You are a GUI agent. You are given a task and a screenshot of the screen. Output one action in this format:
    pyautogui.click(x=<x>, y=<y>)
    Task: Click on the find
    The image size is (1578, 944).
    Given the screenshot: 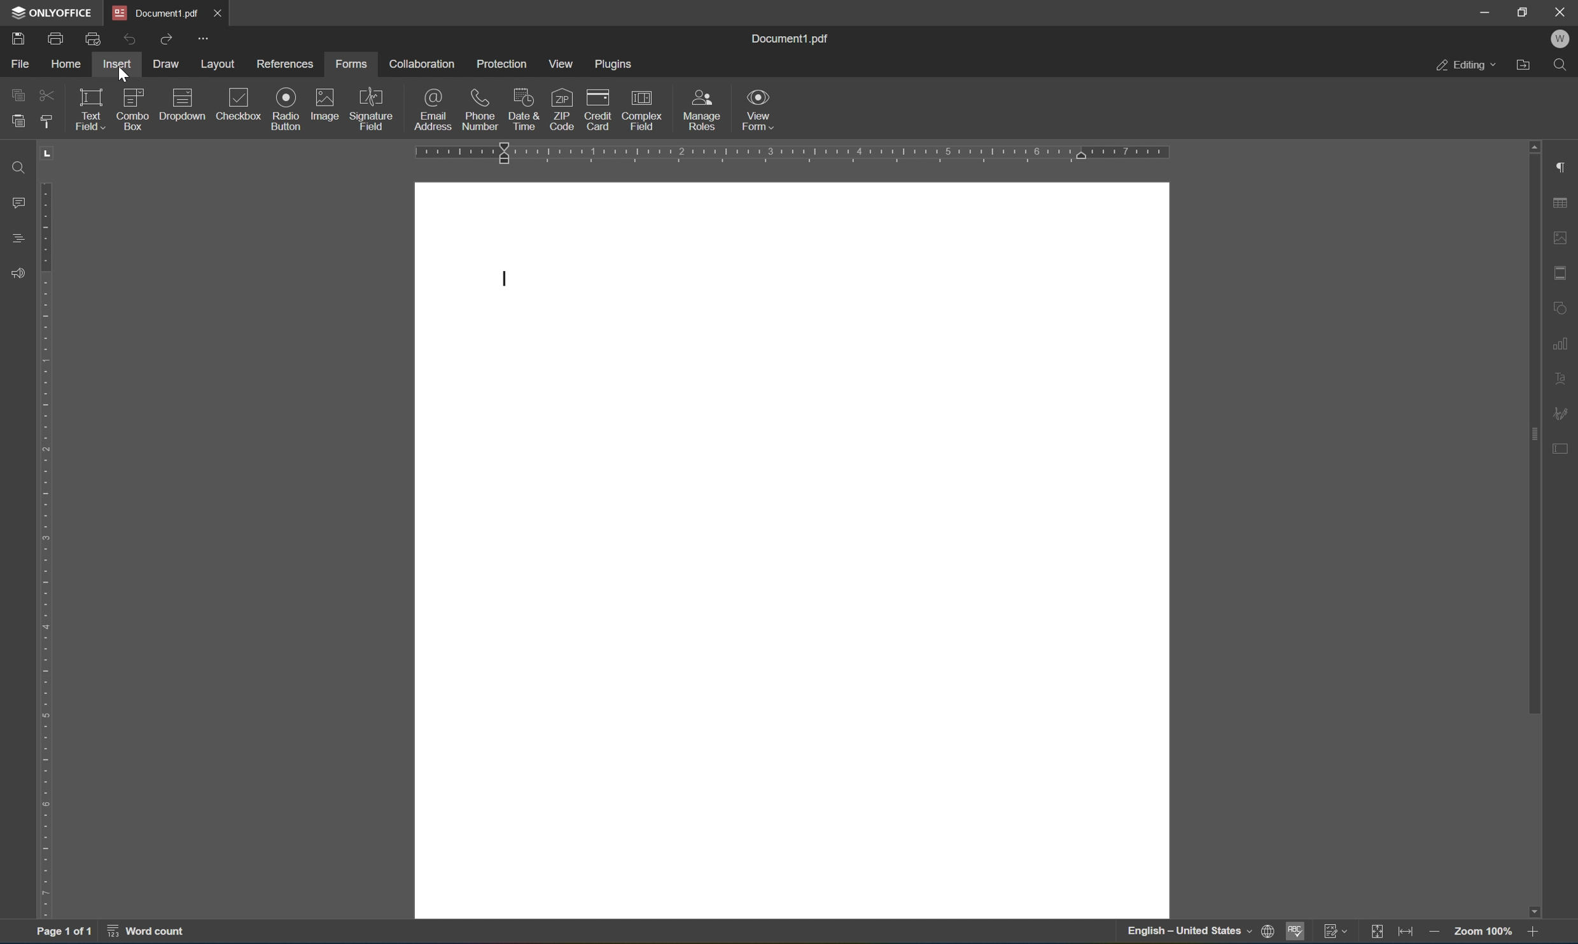 What is the action you would take?
    pyautogui.click(x=1563, y=67)
    